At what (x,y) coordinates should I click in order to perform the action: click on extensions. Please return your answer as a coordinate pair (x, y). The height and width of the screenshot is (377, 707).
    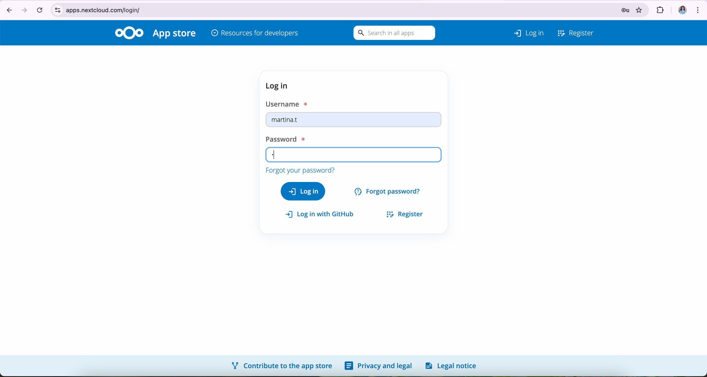
    Looking at the image, I should click on (659, 8).